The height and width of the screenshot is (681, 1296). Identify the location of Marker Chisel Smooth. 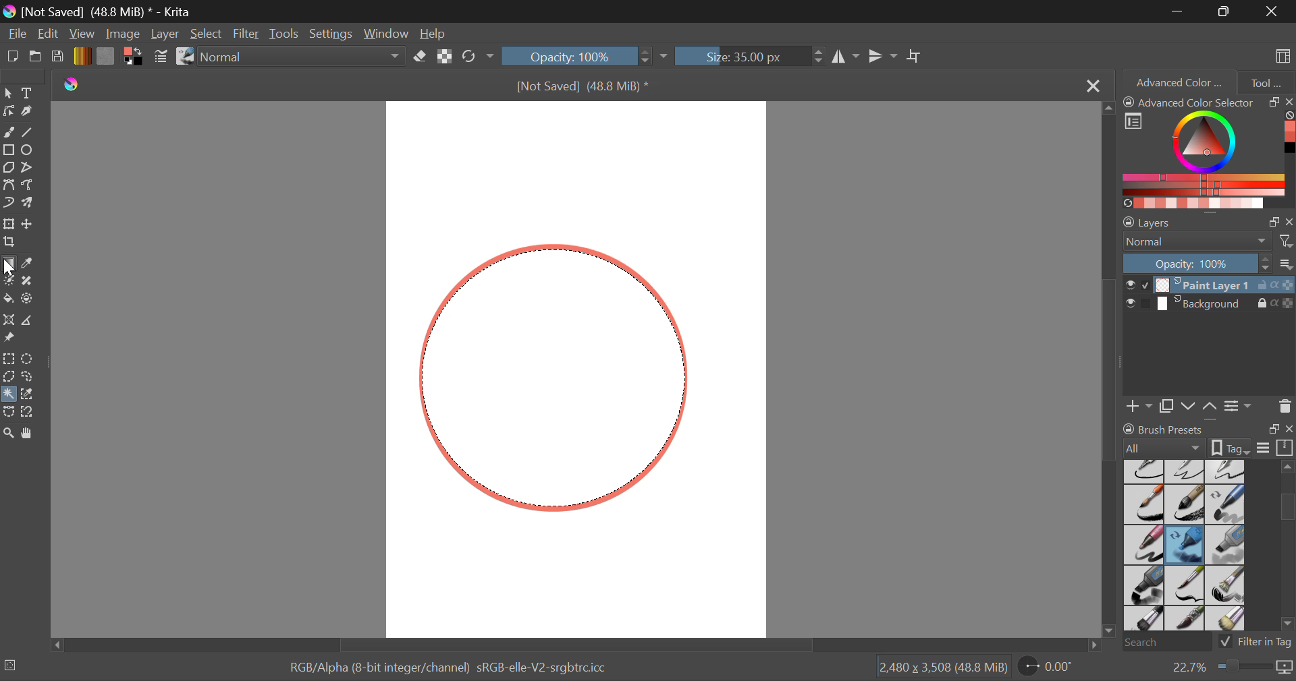
(1226, 504).